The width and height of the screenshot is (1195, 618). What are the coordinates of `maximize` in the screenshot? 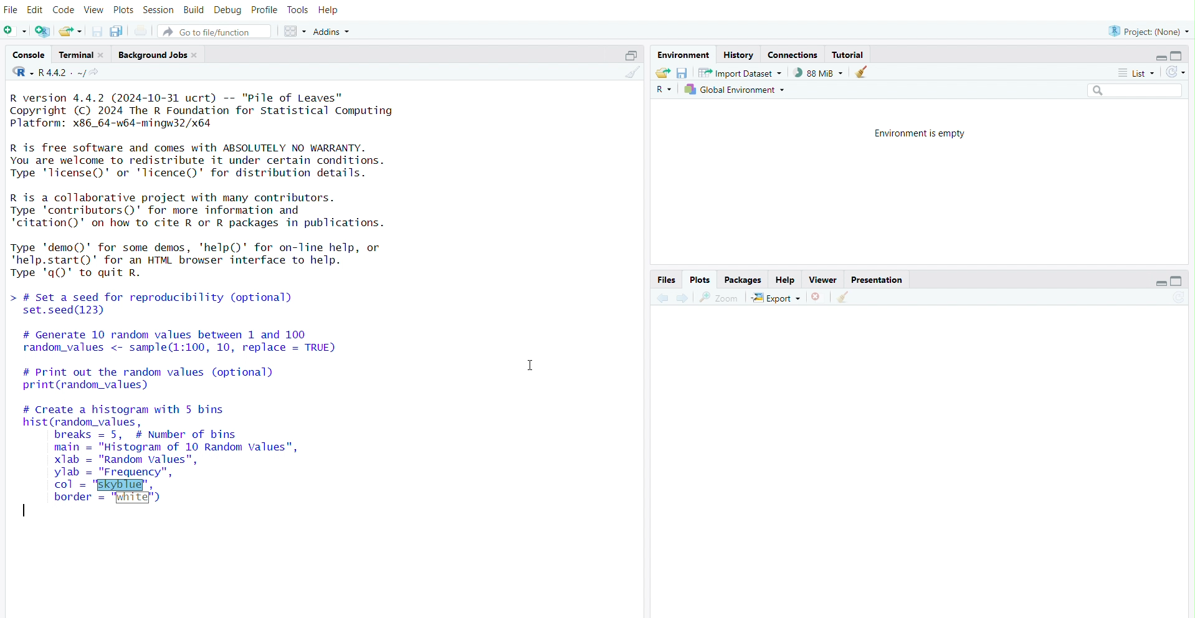 It's located at (630, 53).